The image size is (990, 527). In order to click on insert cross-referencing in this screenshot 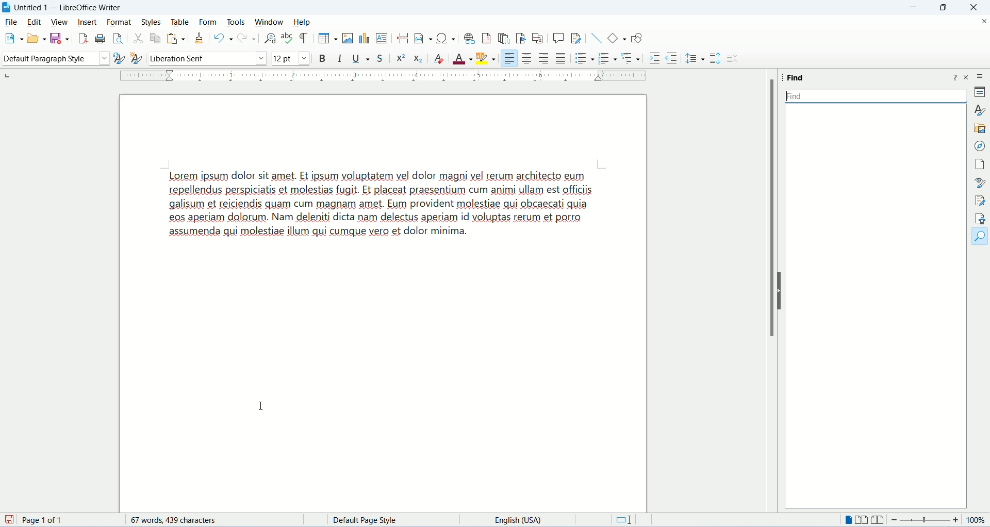, I will do `click(539, 39)`.